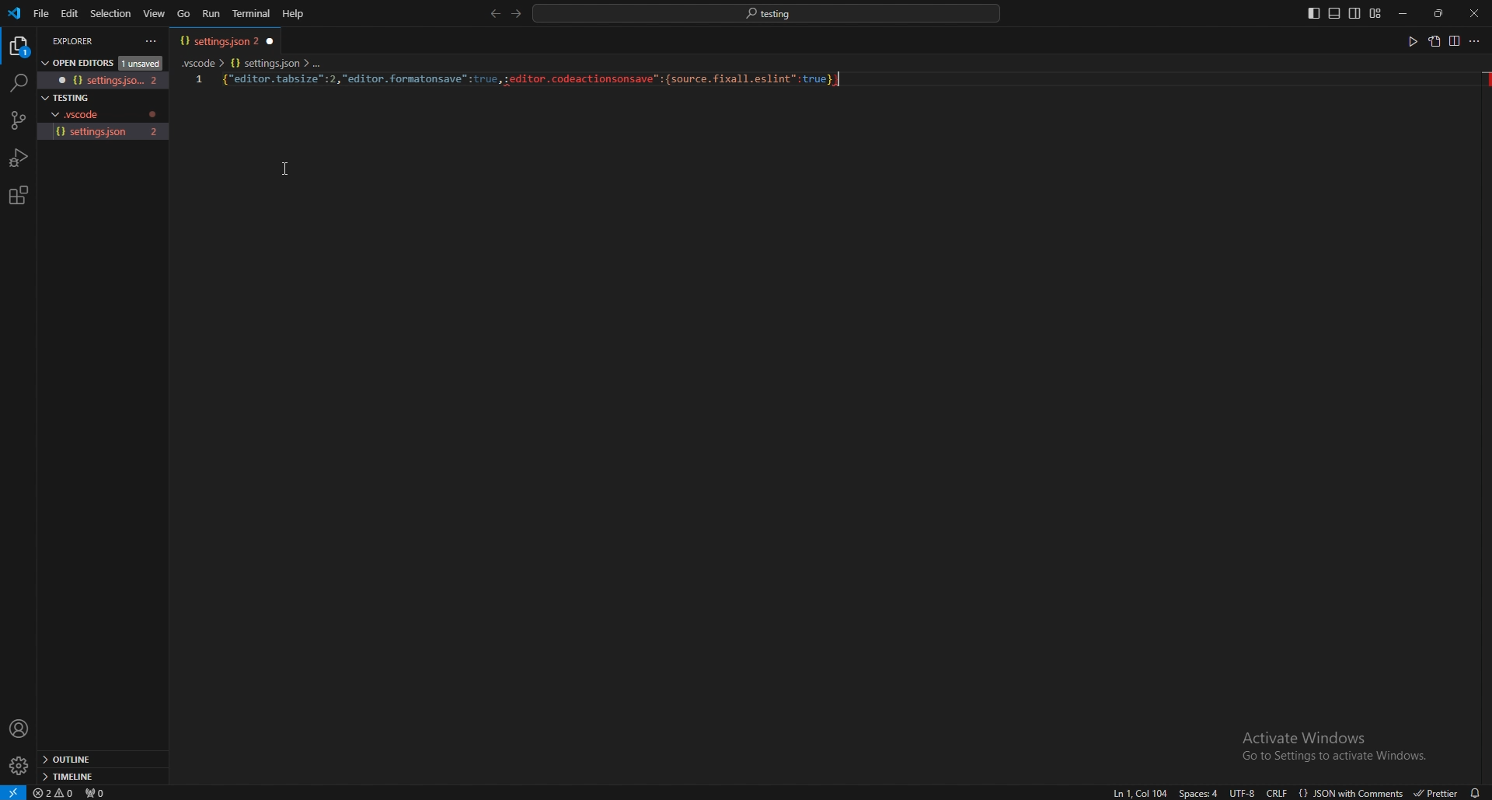 The image size is (1492, 800). What do you see at coordinates (200, 63) in the screenshot?
I see `vscode` at bounding box center [200, 63].